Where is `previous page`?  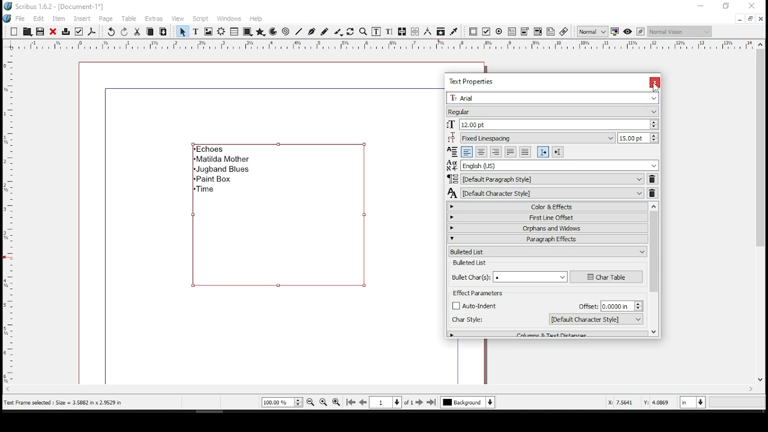
previous page is located at coordinates (364, 402).